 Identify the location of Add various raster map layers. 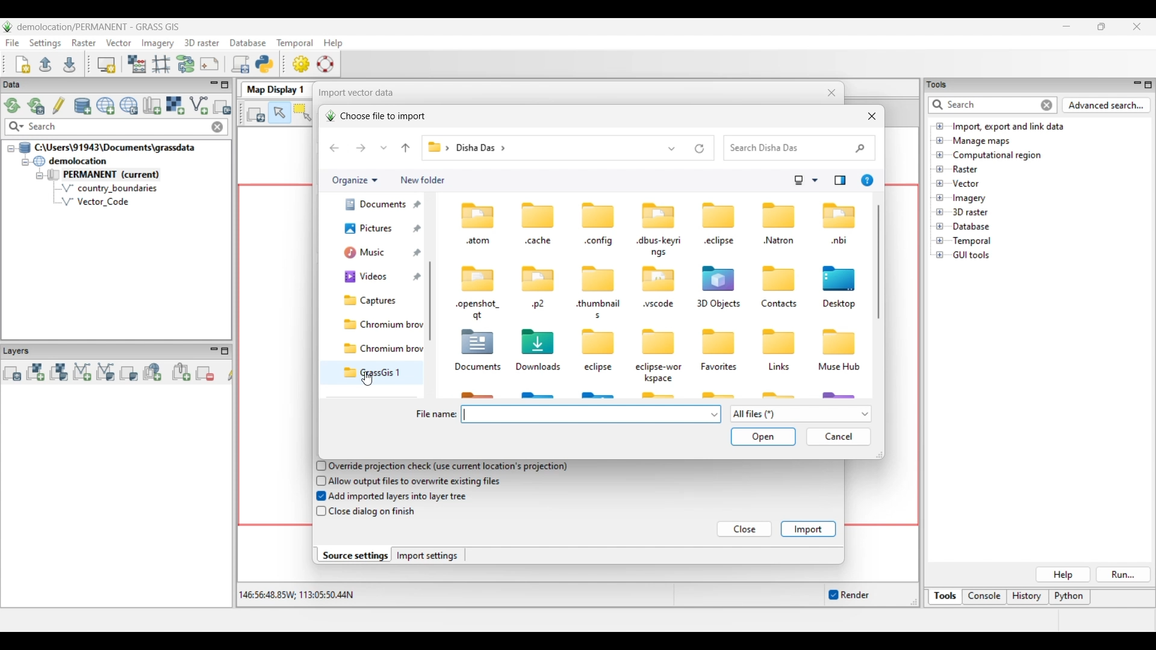
(58, 372).